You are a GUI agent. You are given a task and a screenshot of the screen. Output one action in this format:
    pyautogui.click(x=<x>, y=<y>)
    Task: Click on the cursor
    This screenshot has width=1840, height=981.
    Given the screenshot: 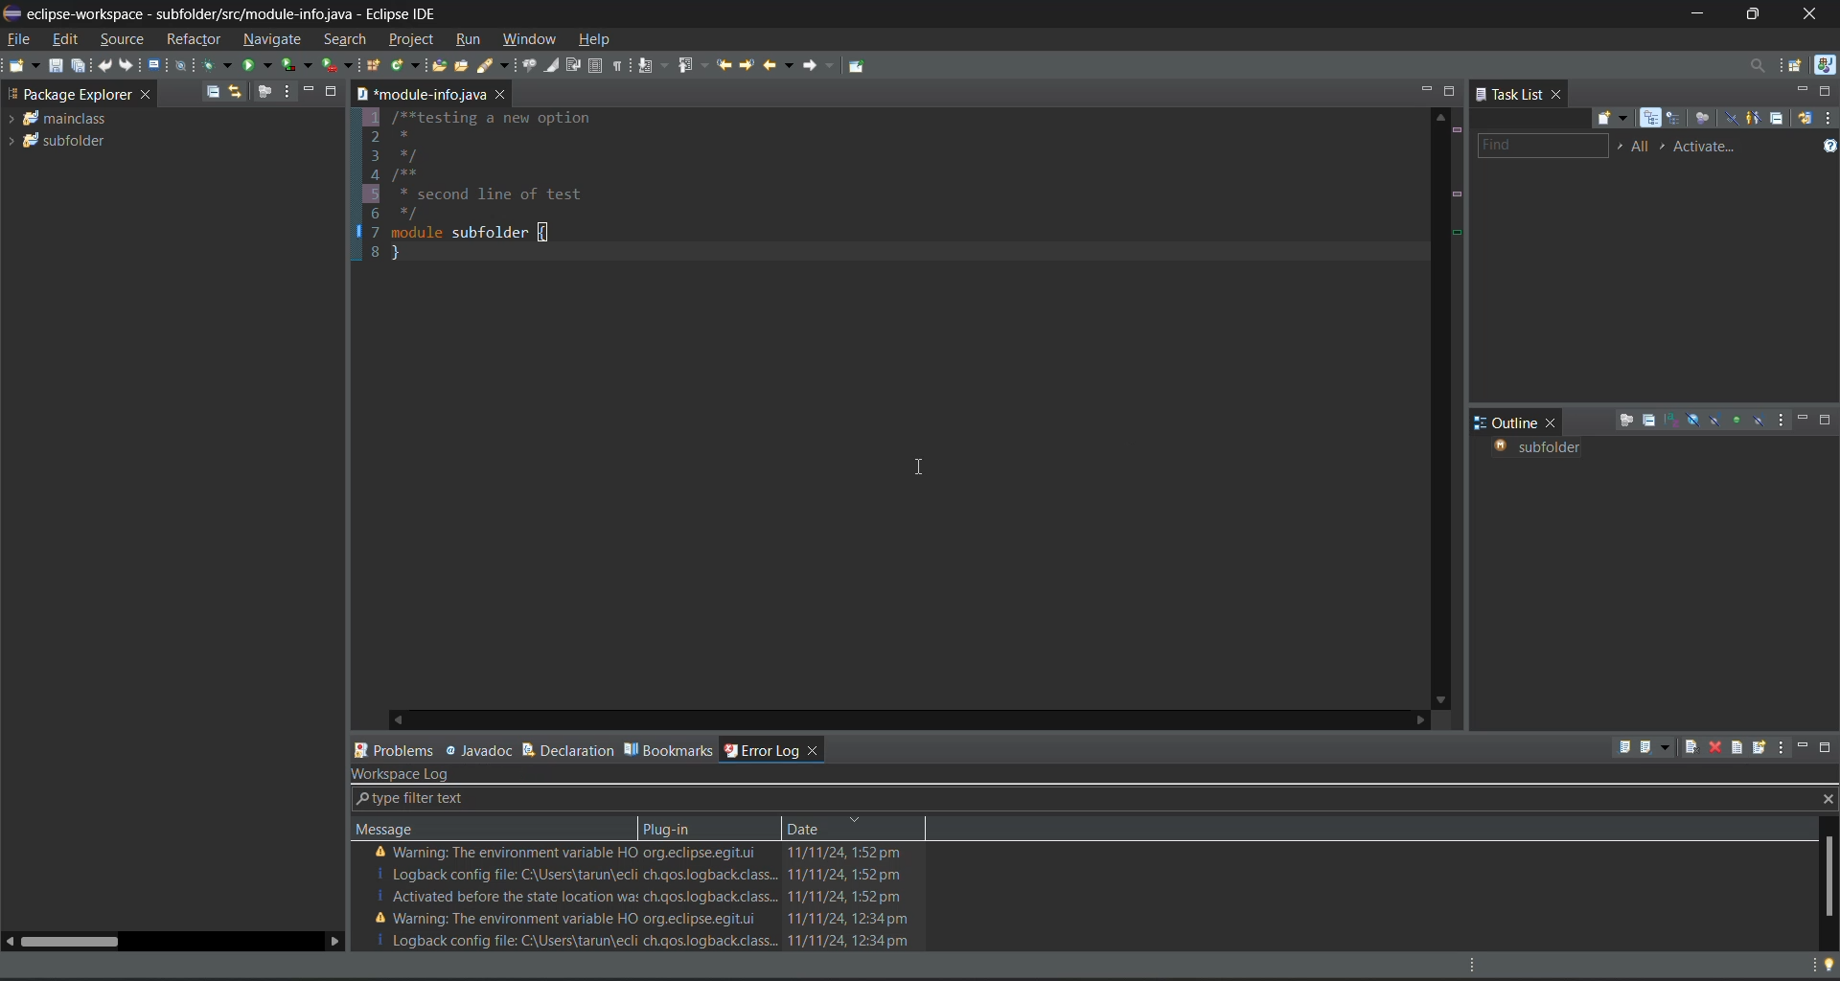 What is the action you would take?
    pyautogui.click(x=562, y=38)
    